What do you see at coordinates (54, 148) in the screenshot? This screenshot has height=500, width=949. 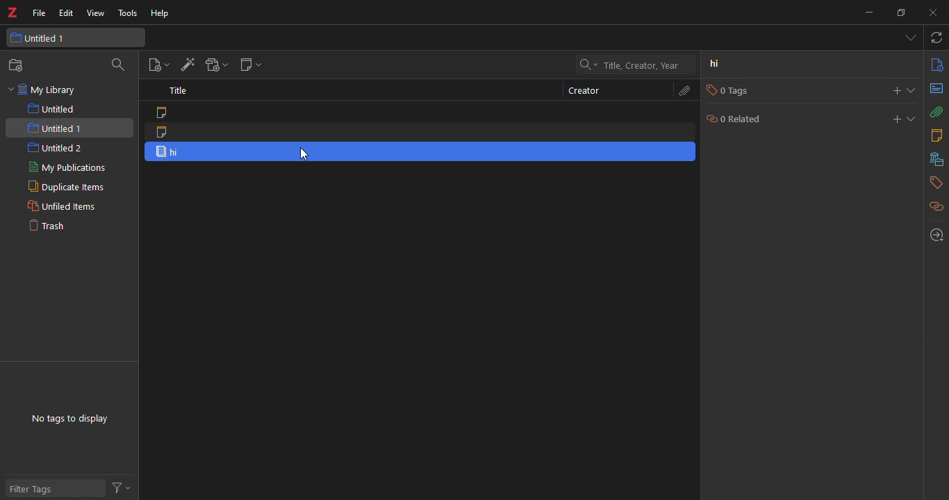 I see `untitled 2` at bounding box center [54, 148].